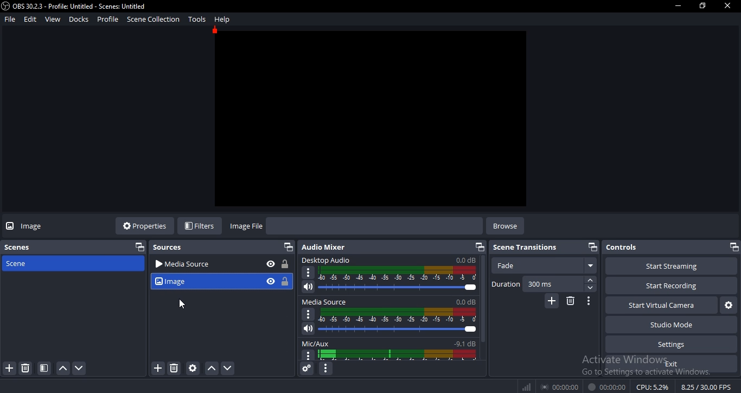 The height and width of the screenshot is (393, 741). Describe the element at coordinates (593, 246) in the screenshot. I see `restore` at that location.